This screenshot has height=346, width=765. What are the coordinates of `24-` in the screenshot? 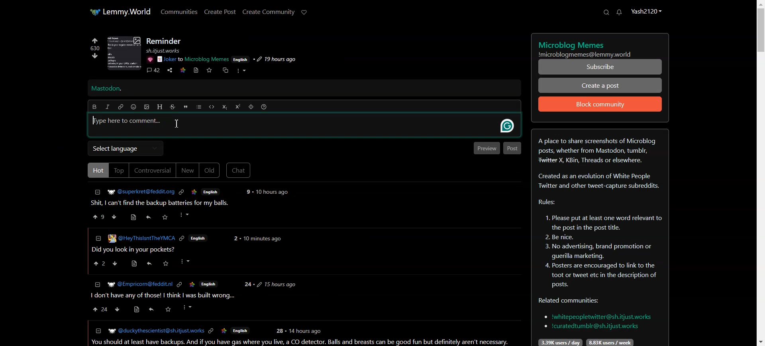 It's located at (248, 285).